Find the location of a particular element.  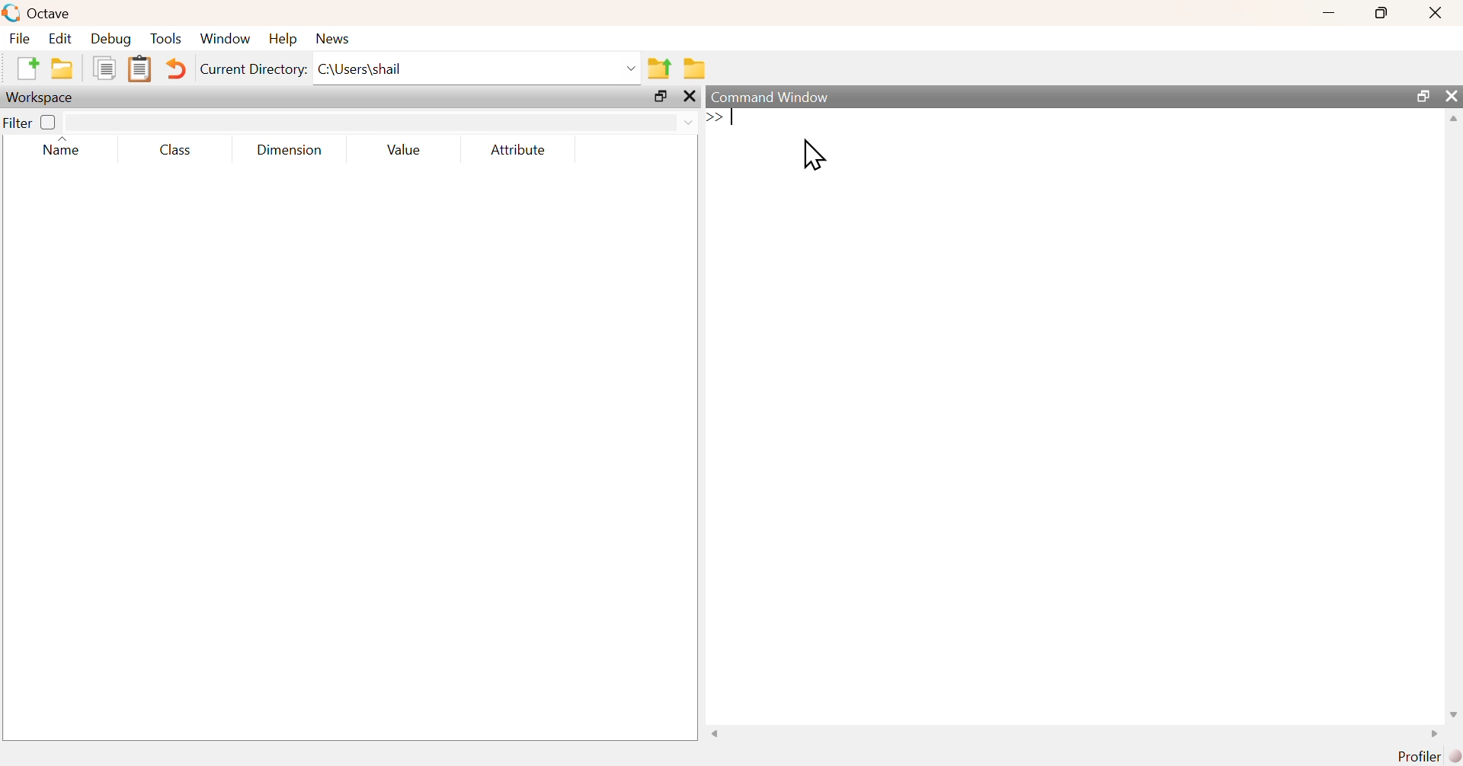

C:\Users\shail  is located at coordinates (478, 72).